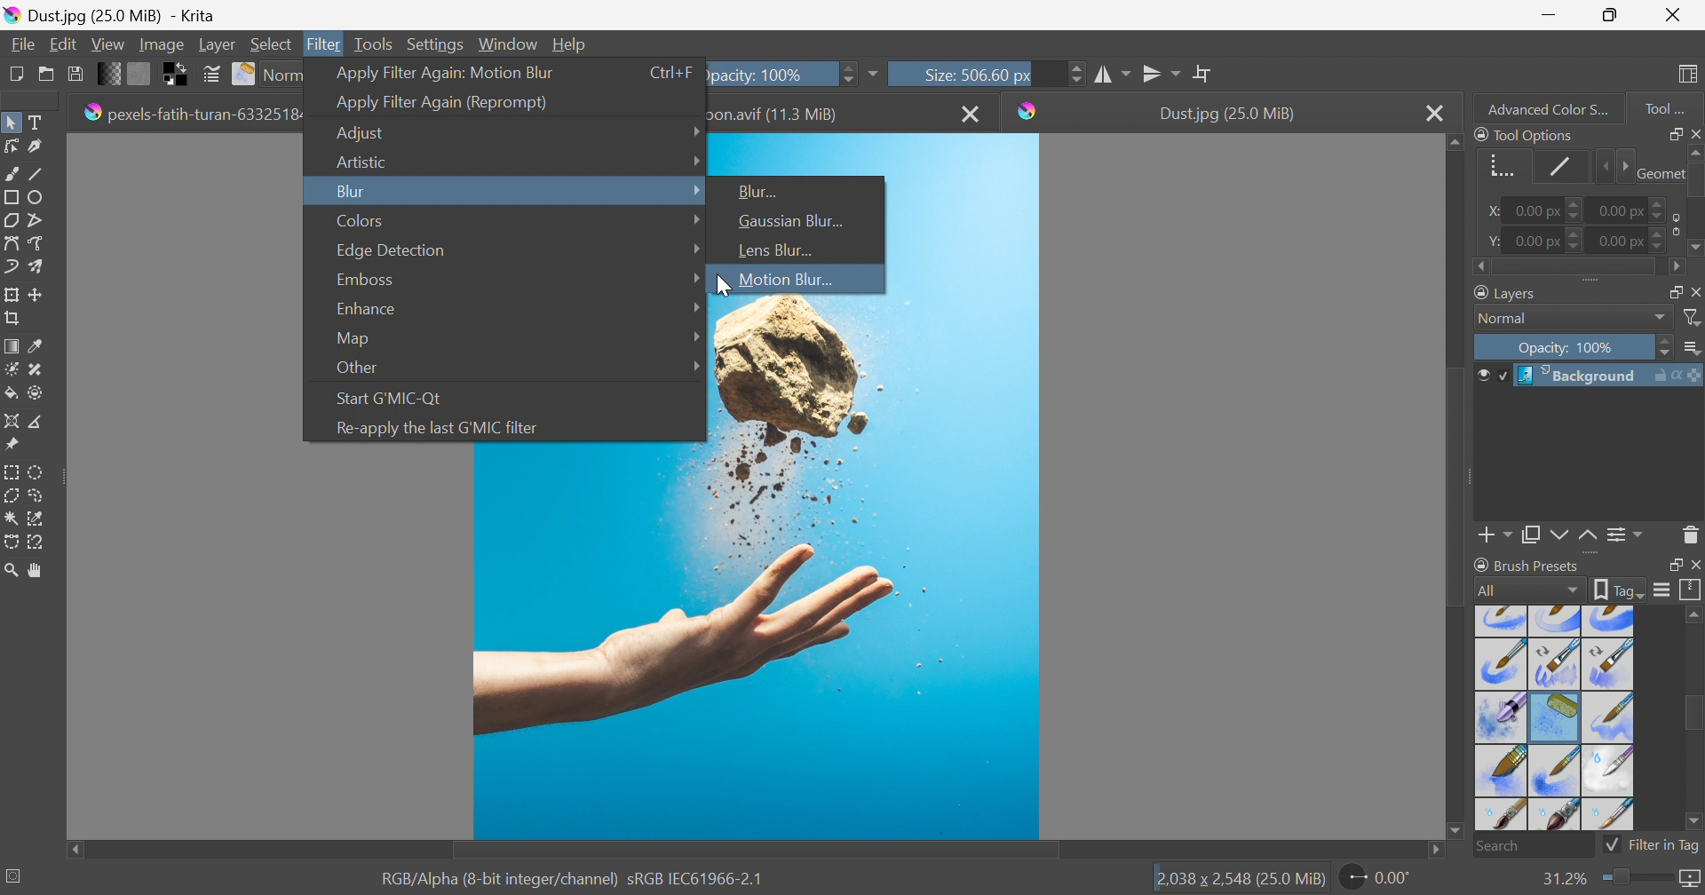  I want to click on Display settings, so click(1661, 590).